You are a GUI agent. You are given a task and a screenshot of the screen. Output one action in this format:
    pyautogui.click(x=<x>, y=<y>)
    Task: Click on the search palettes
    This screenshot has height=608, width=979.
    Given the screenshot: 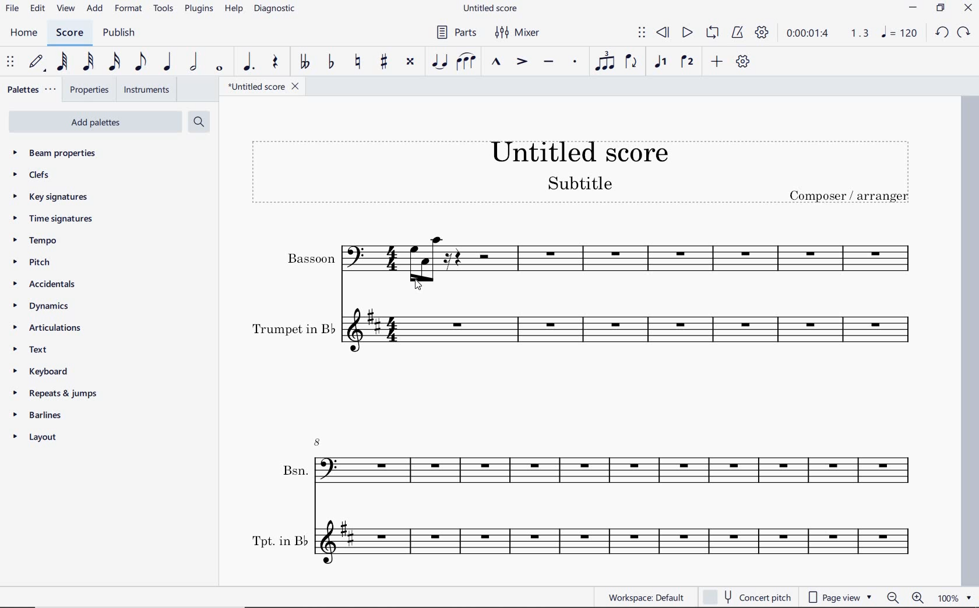 What is the action you would take?
    pyautogui.click(x=200, y=122)
    